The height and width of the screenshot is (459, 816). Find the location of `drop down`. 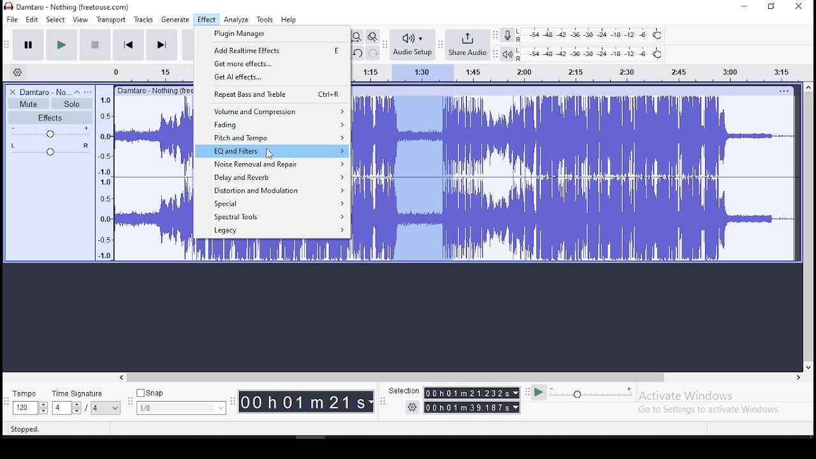

drop down is located at coordinates (219, 408).